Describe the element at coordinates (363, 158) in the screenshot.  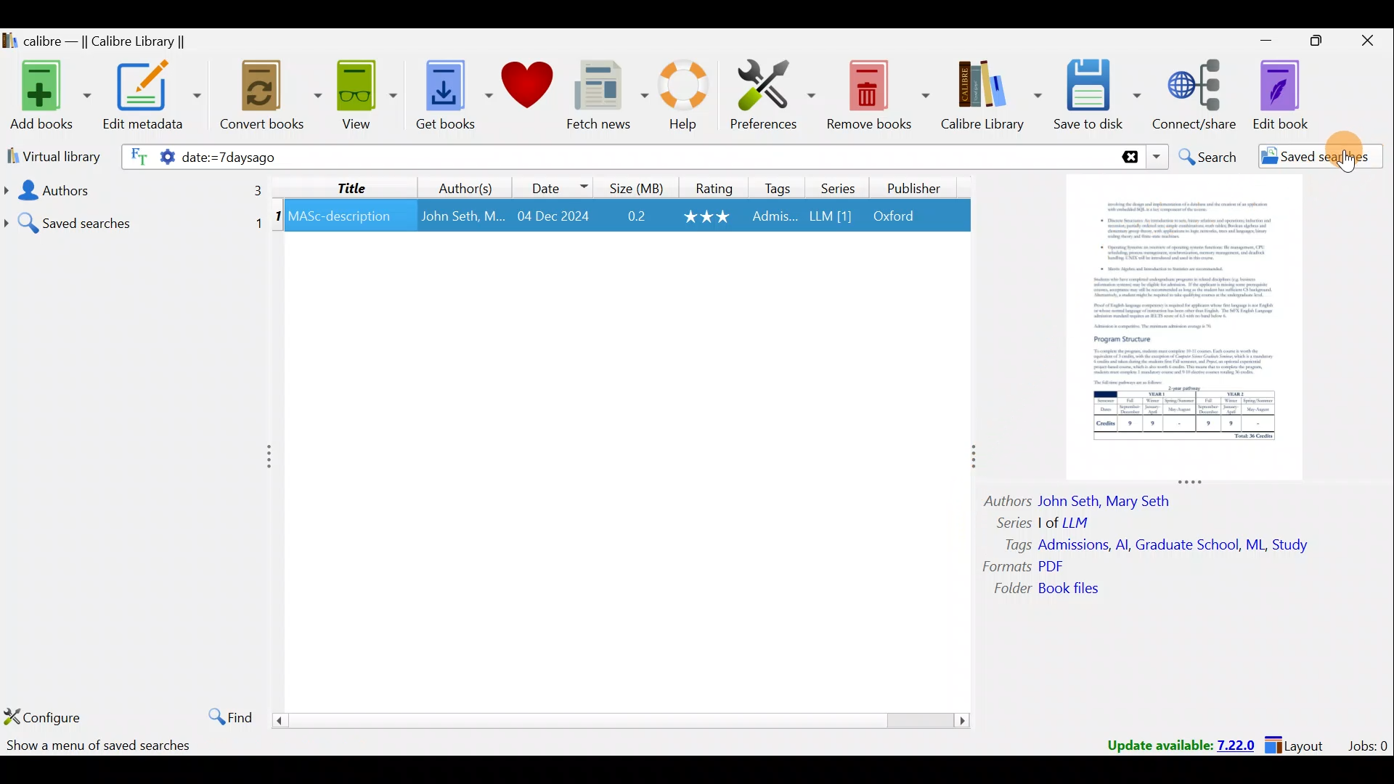
I see `date:=7daysago` at that location.